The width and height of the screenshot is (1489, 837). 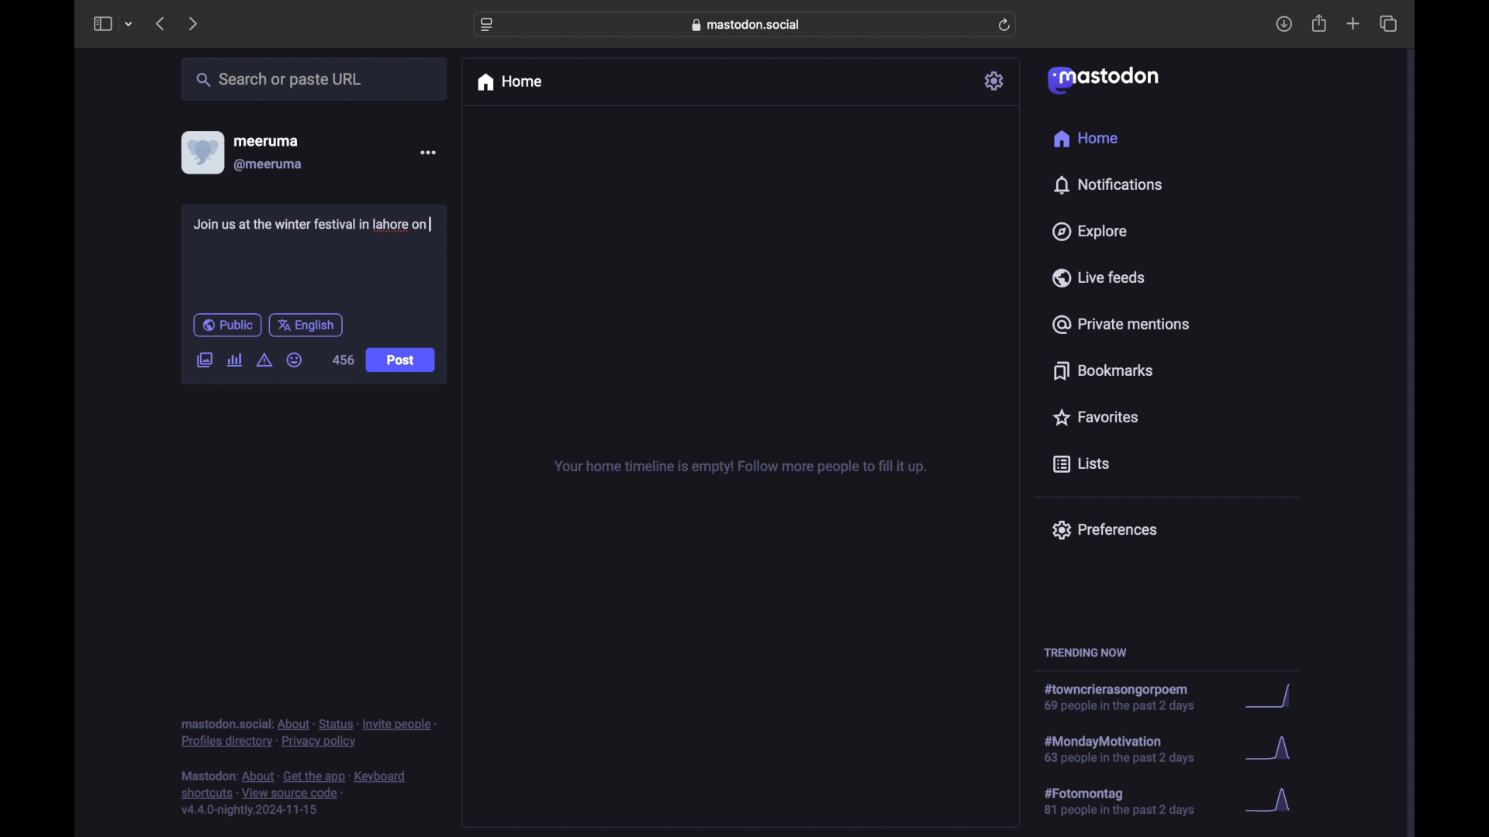 I want to click on show tab overview, so click(x=1388, y=24).